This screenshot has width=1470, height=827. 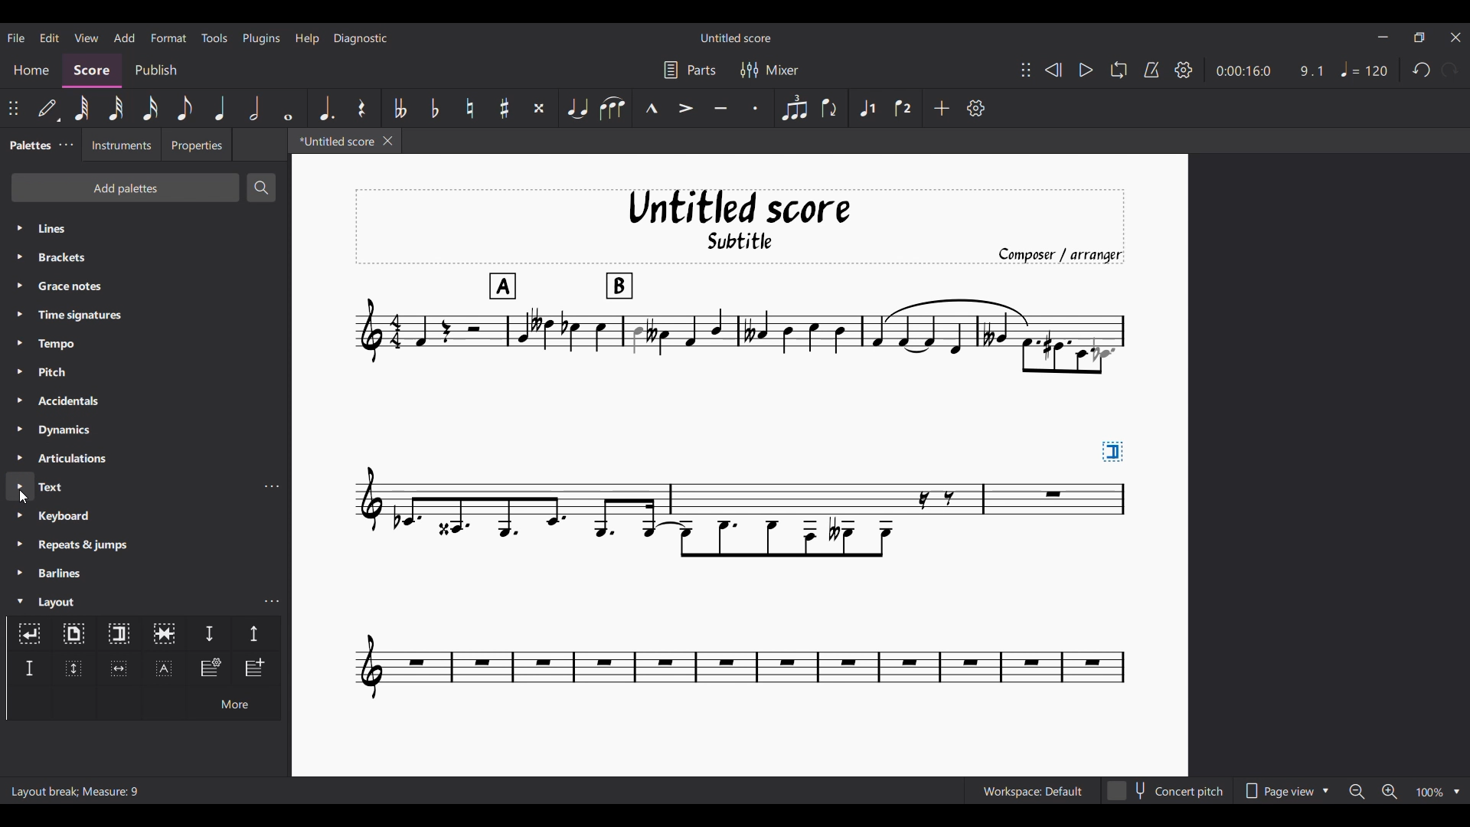 I want to click on Keep measures on the same system, so click(x=164, y=633).